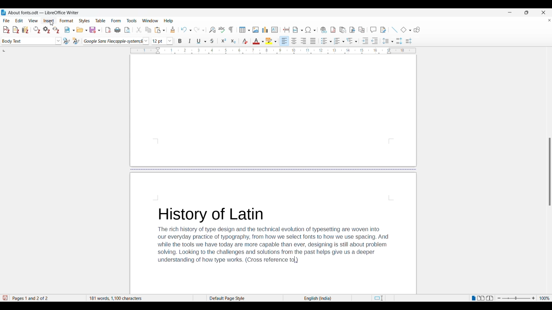 This screenshot has width=552, height=310. Describe the element at coordinates (473, 298) in the screenshot. I see `Single page view` at that location.